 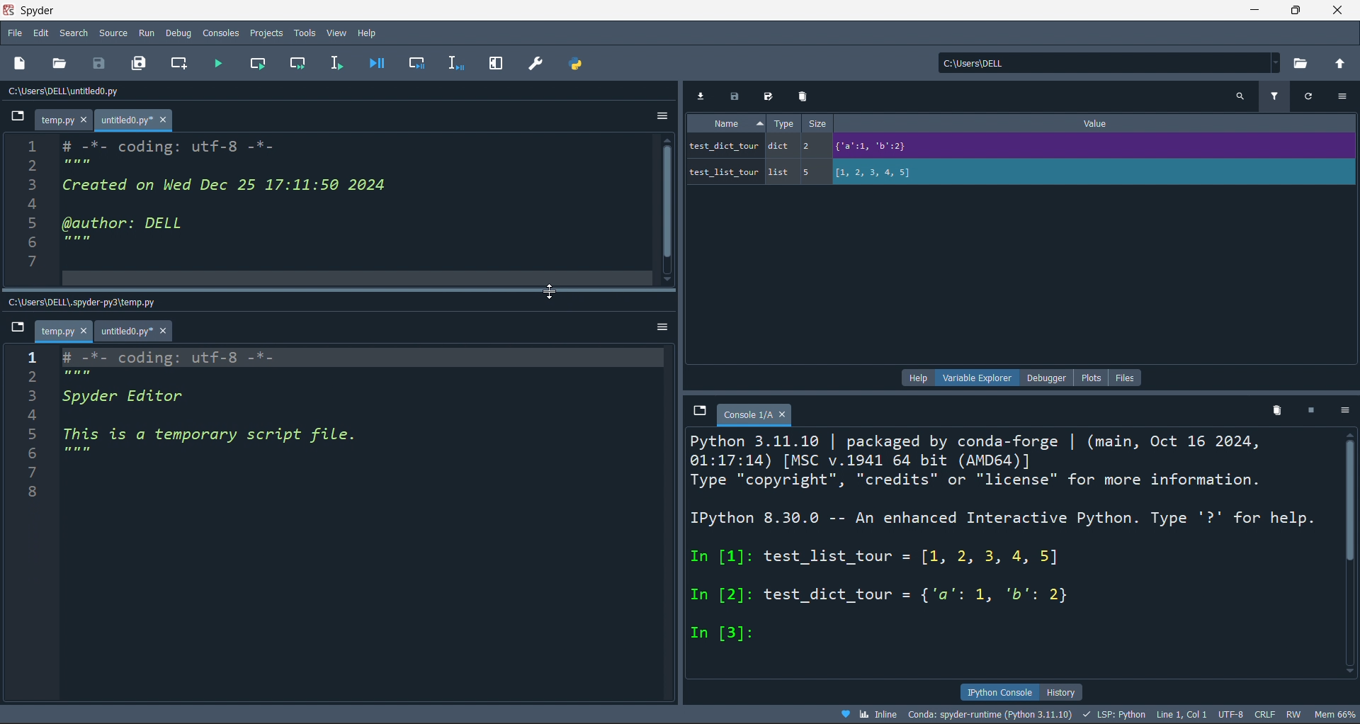 I want to click on MEM 64%, so click(x=1338, y=713).